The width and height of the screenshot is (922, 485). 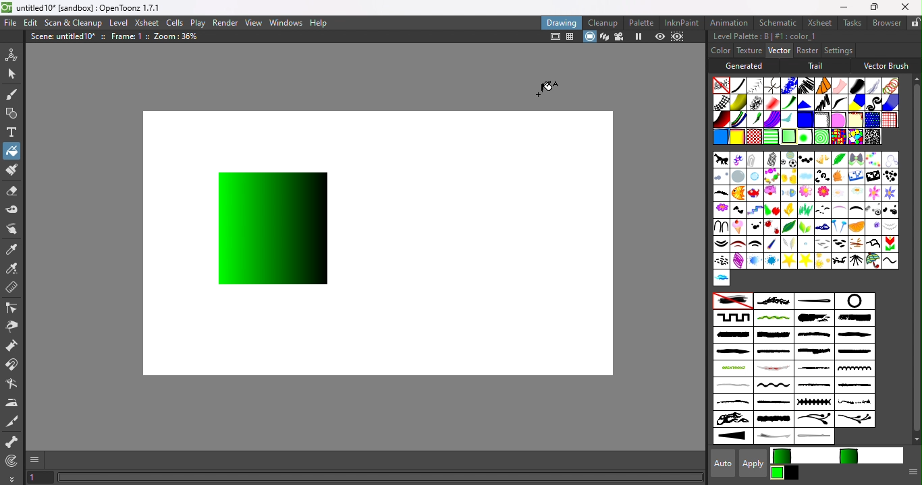 What do you see at coordinates (859, 227) in the screenshot?
I see `Orange` at bounding box center [859, 227].